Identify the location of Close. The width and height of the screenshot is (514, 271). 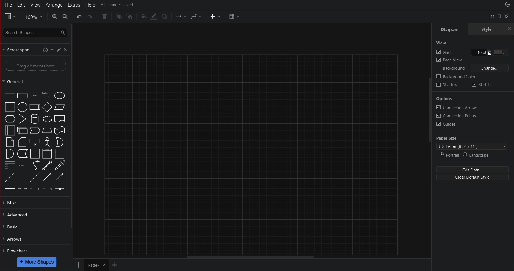
(66, 50).